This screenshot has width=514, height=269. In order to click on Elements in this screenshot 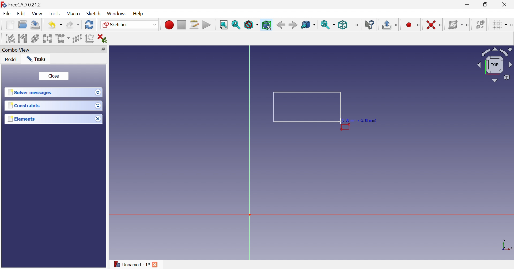, I will do `click(22, 119)`.